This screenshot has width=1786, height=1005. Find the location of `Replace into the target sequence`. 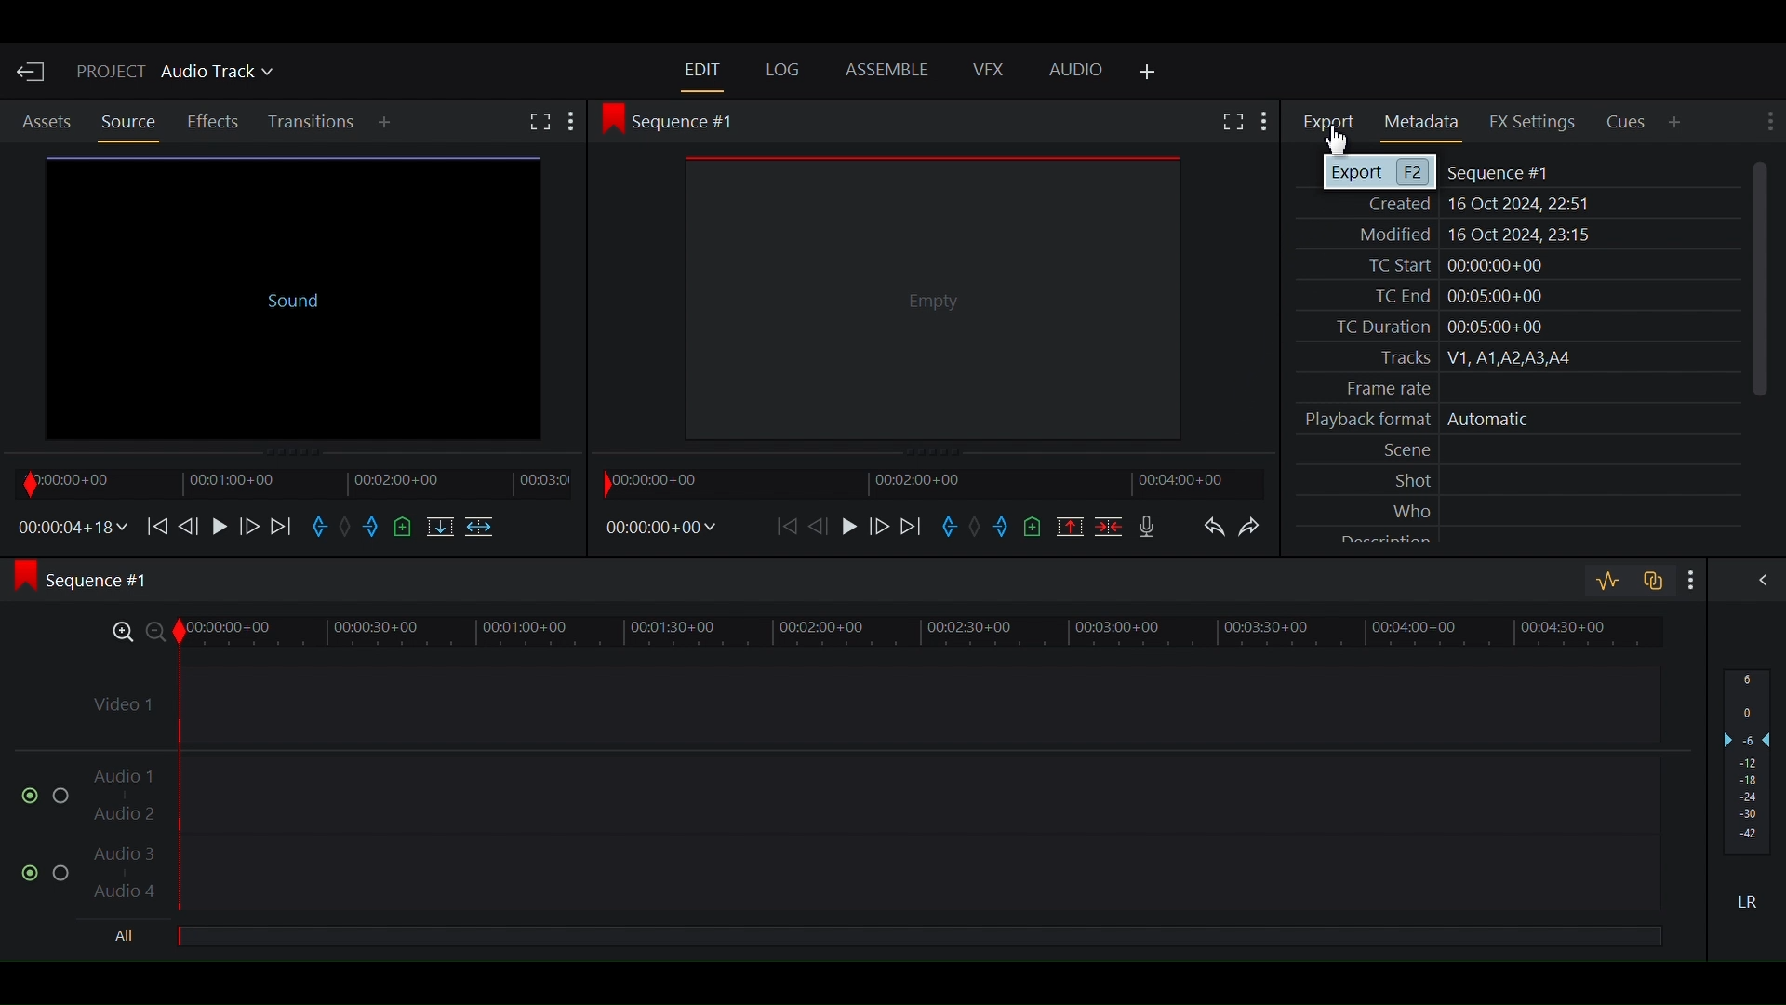

Replace into the target sequence is located at coordinates (438, 529).